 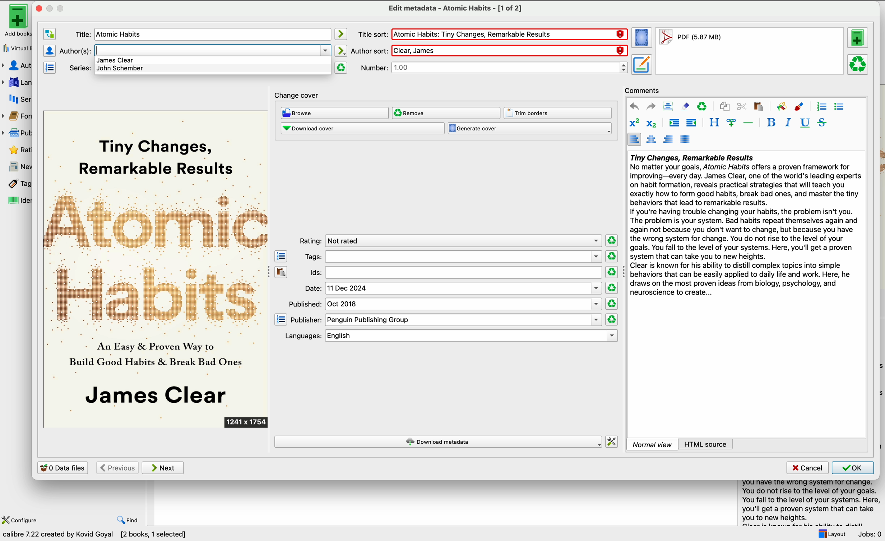 I want to click on summary, so click(x=745, y=227).